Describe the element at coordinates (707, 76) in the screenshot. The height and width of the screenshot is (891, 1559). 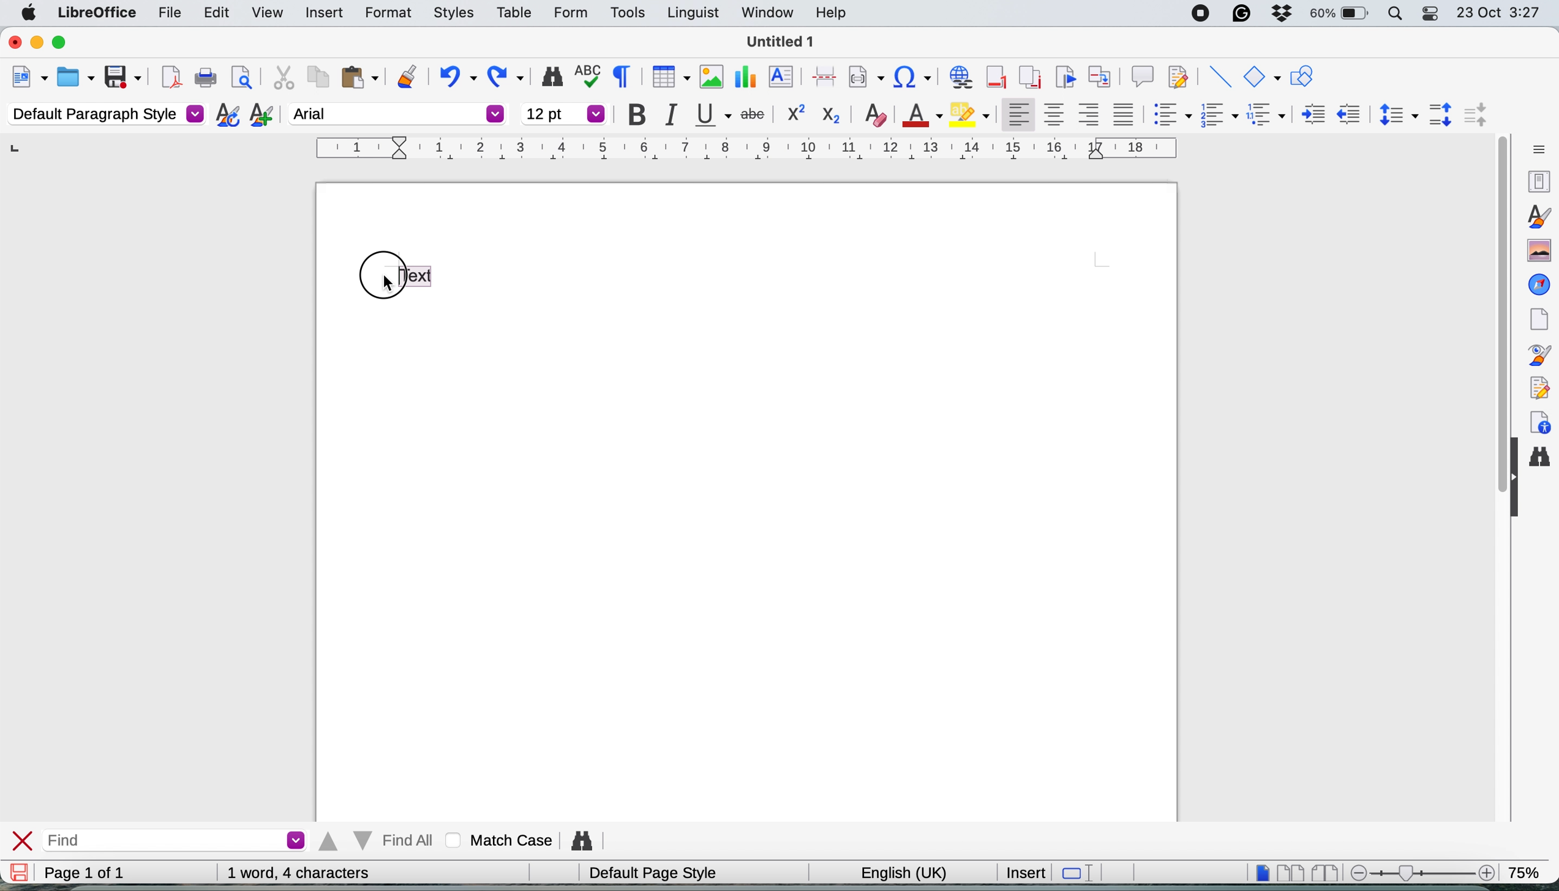
I see `insert image` at that location.